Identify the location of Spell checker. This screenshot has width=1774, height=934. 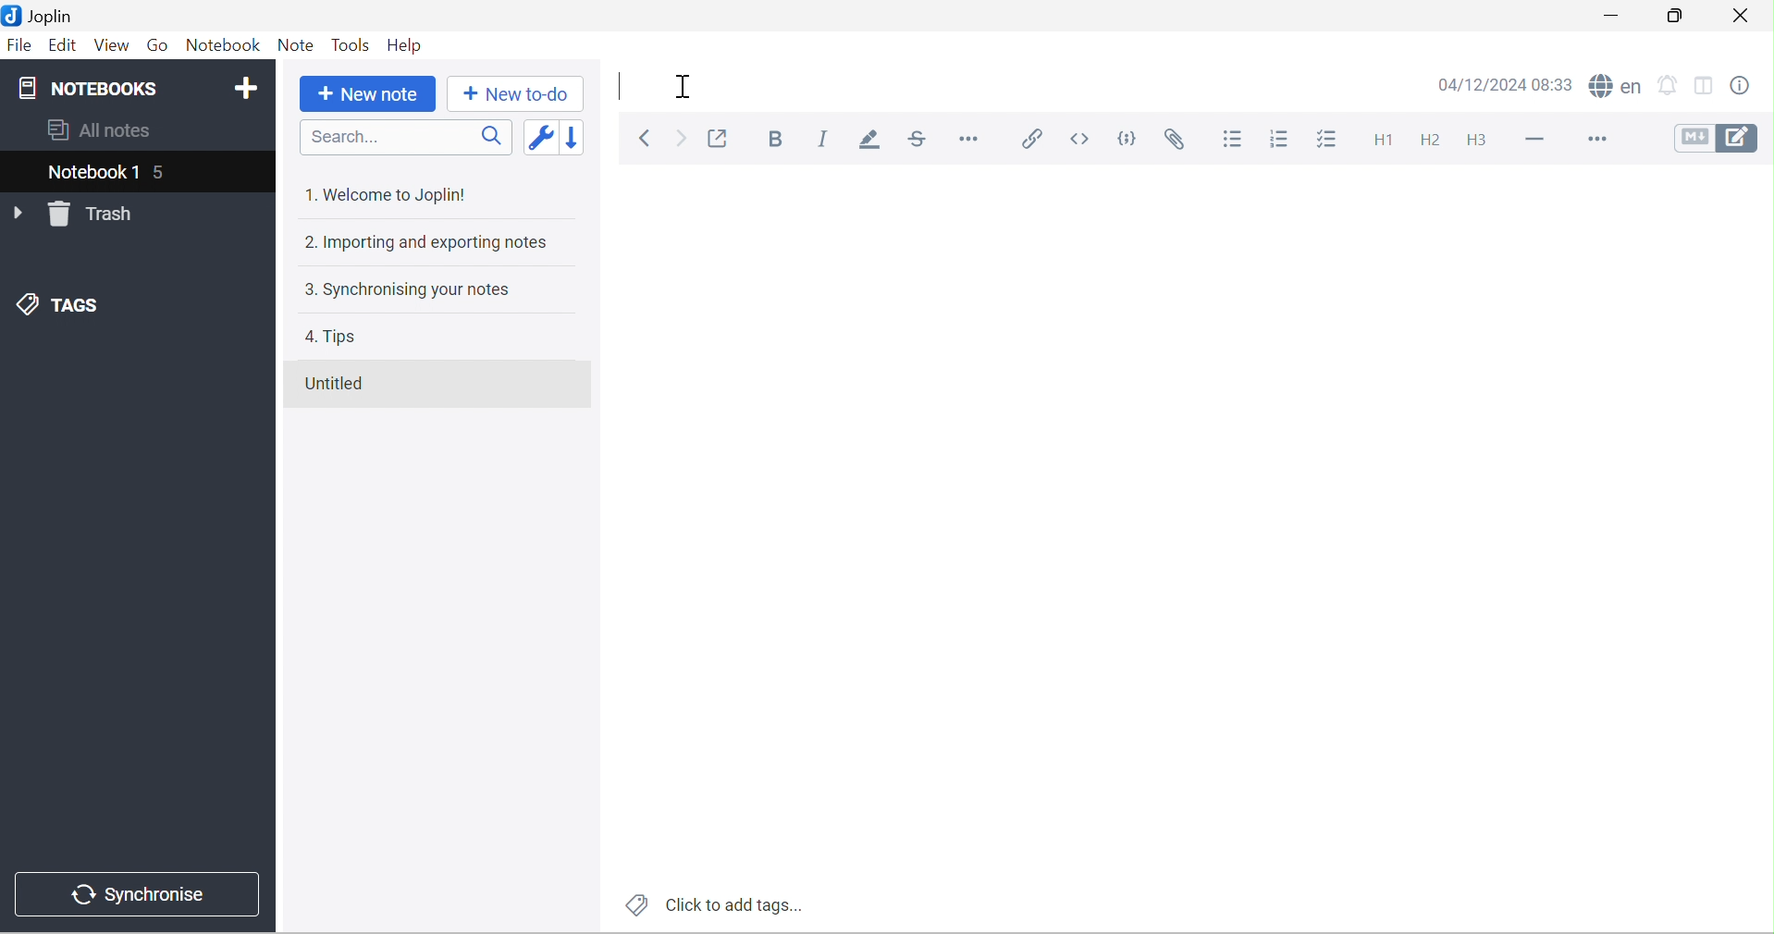
(1613, 85).